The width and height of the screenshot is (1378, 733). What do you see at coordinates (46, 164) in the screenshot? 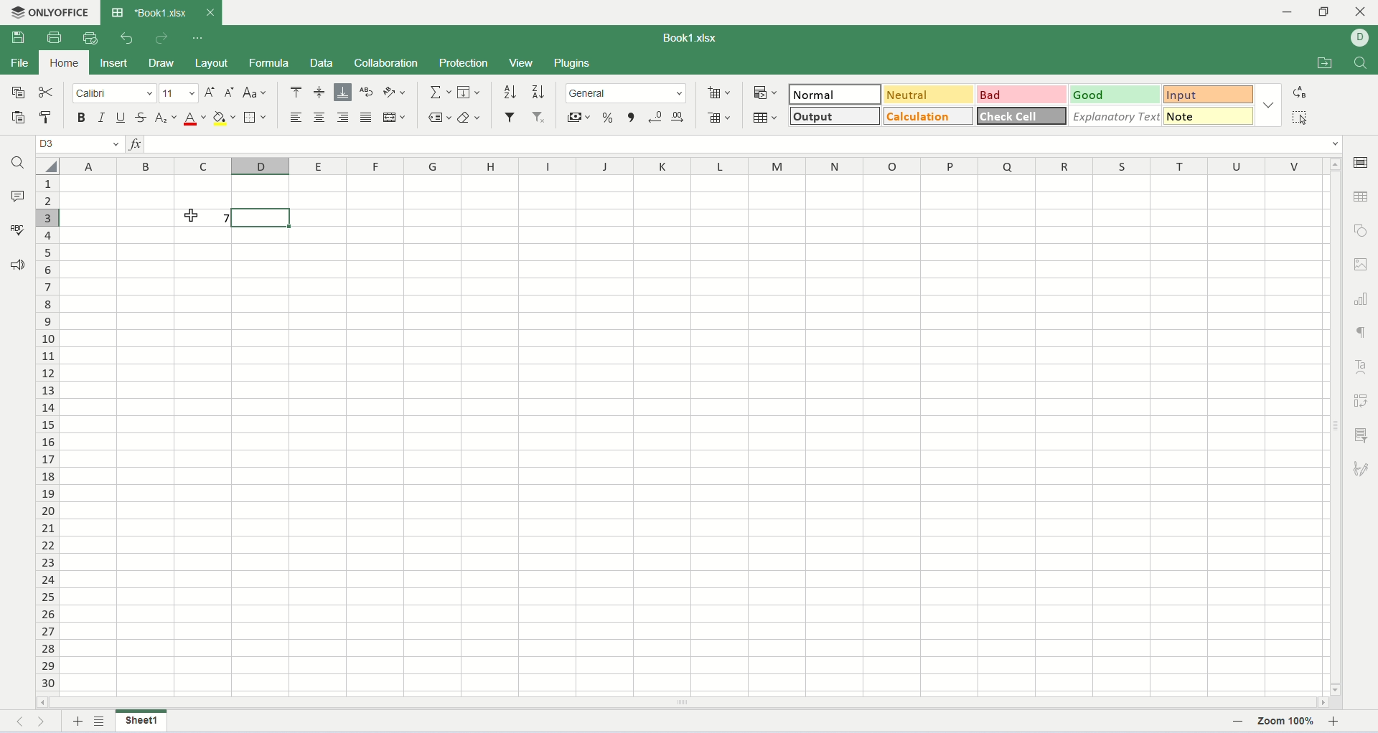
I see `select all` at bounding box center [46, 164].